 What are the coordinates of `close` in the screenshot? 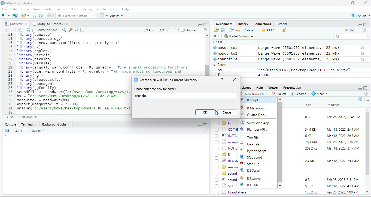 It's located at (365, 3).